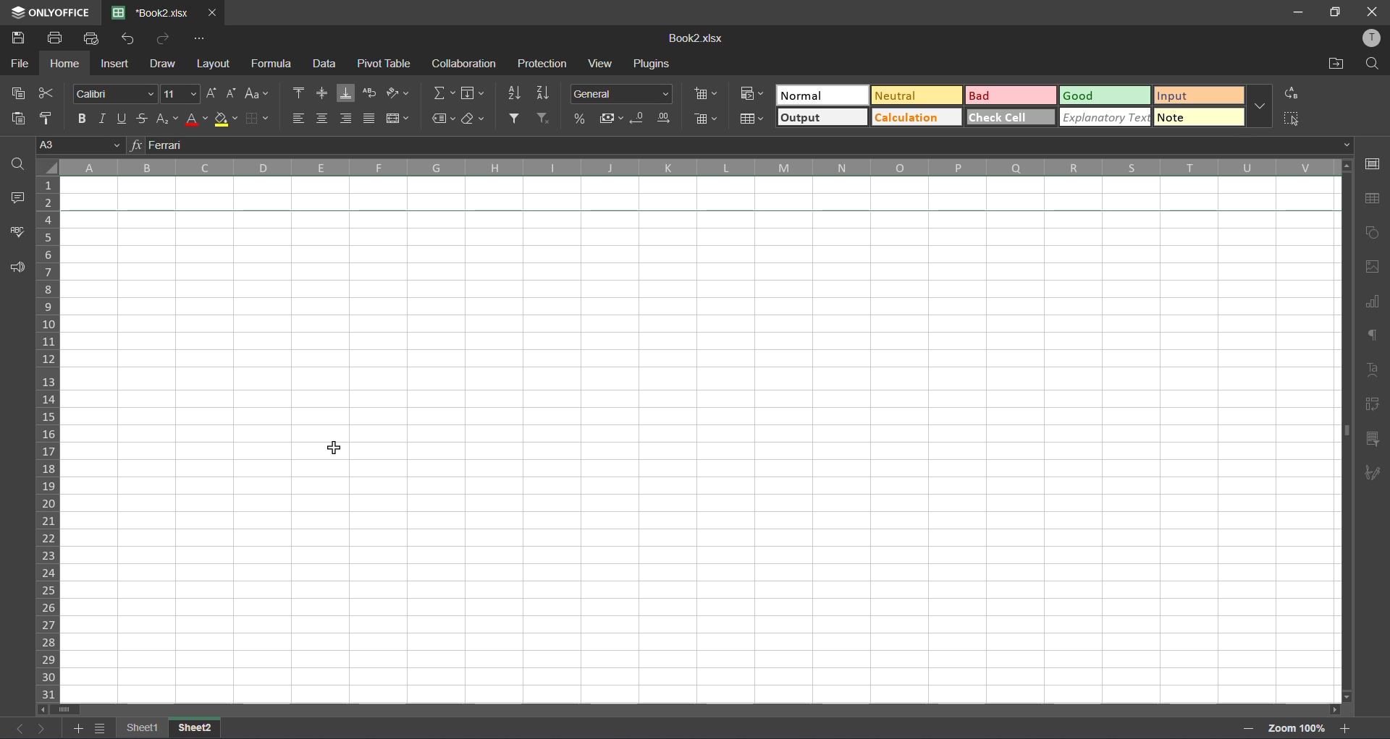 Image resolution: width=1390 pixels, height=739 pixels. I want to click on sort descending, so click(546, 93).